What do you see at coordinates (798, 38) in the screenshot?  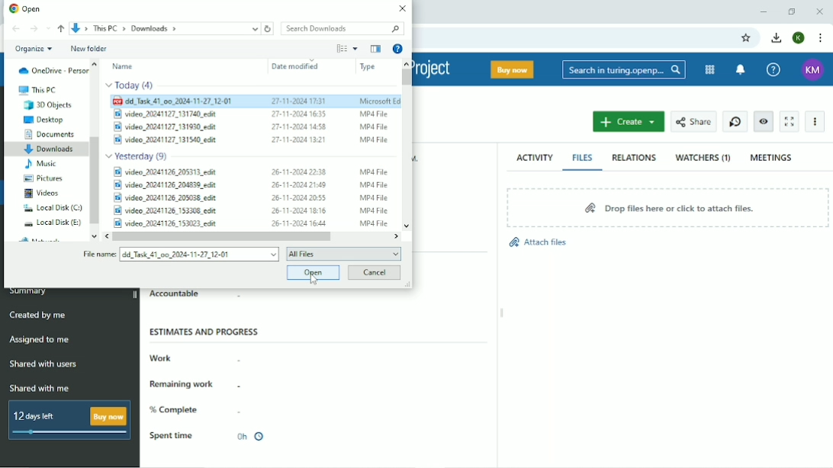 I see `K` at bounding box center [798, 38].